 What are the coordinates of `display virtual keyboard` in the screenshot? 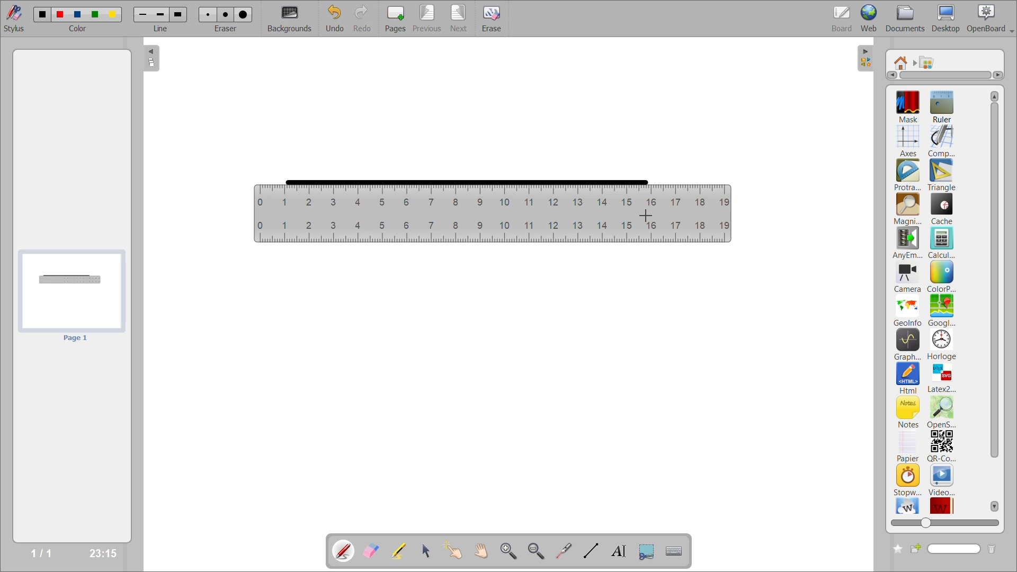 It's located at (676, 551).